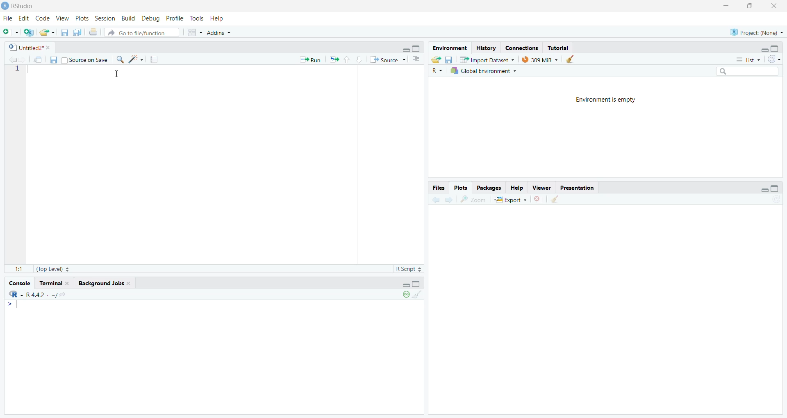 Image resolution: width=787 pixels, height=418 pixels. What do you see at coordinates (63, 19) in the screenshot?
I see `View` at bounding box center [63, 19].